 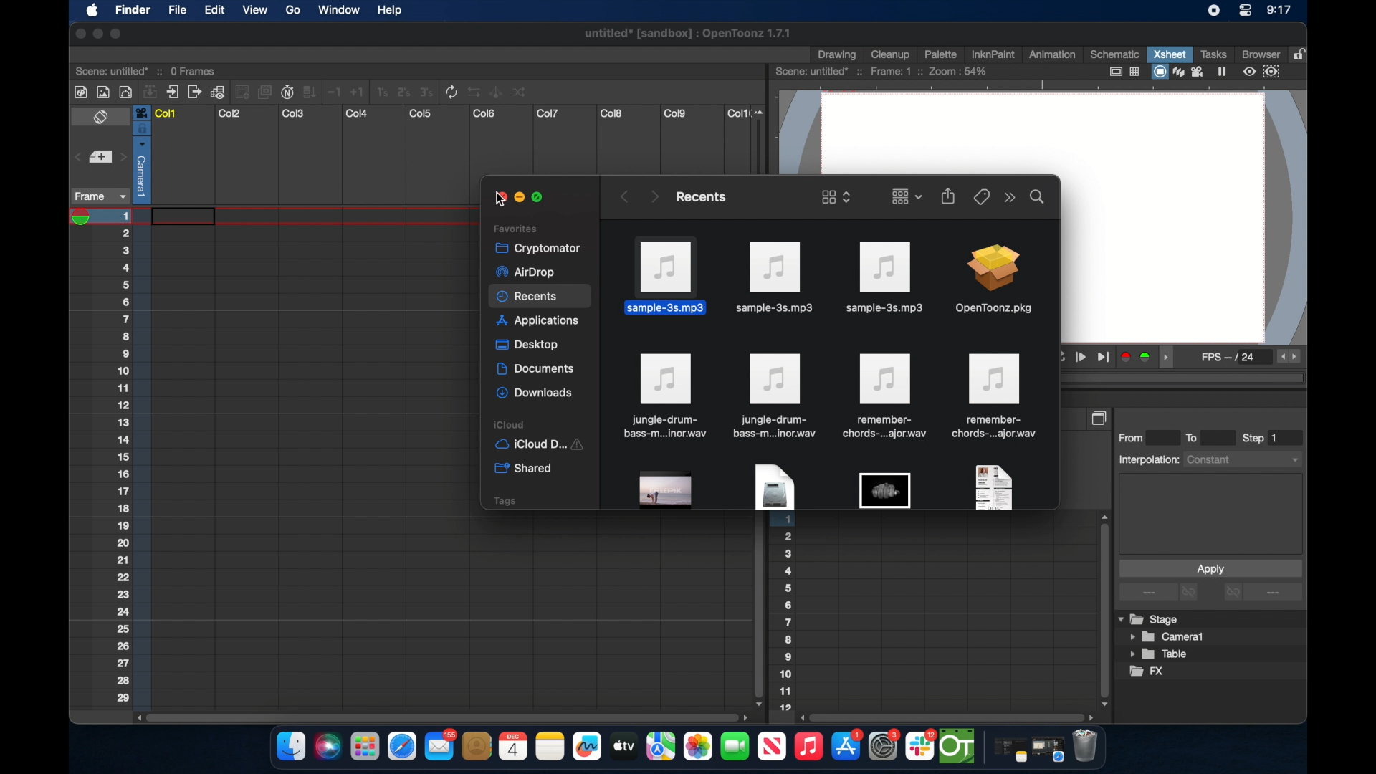 I want to click on columns, so click(x=451, y=113).